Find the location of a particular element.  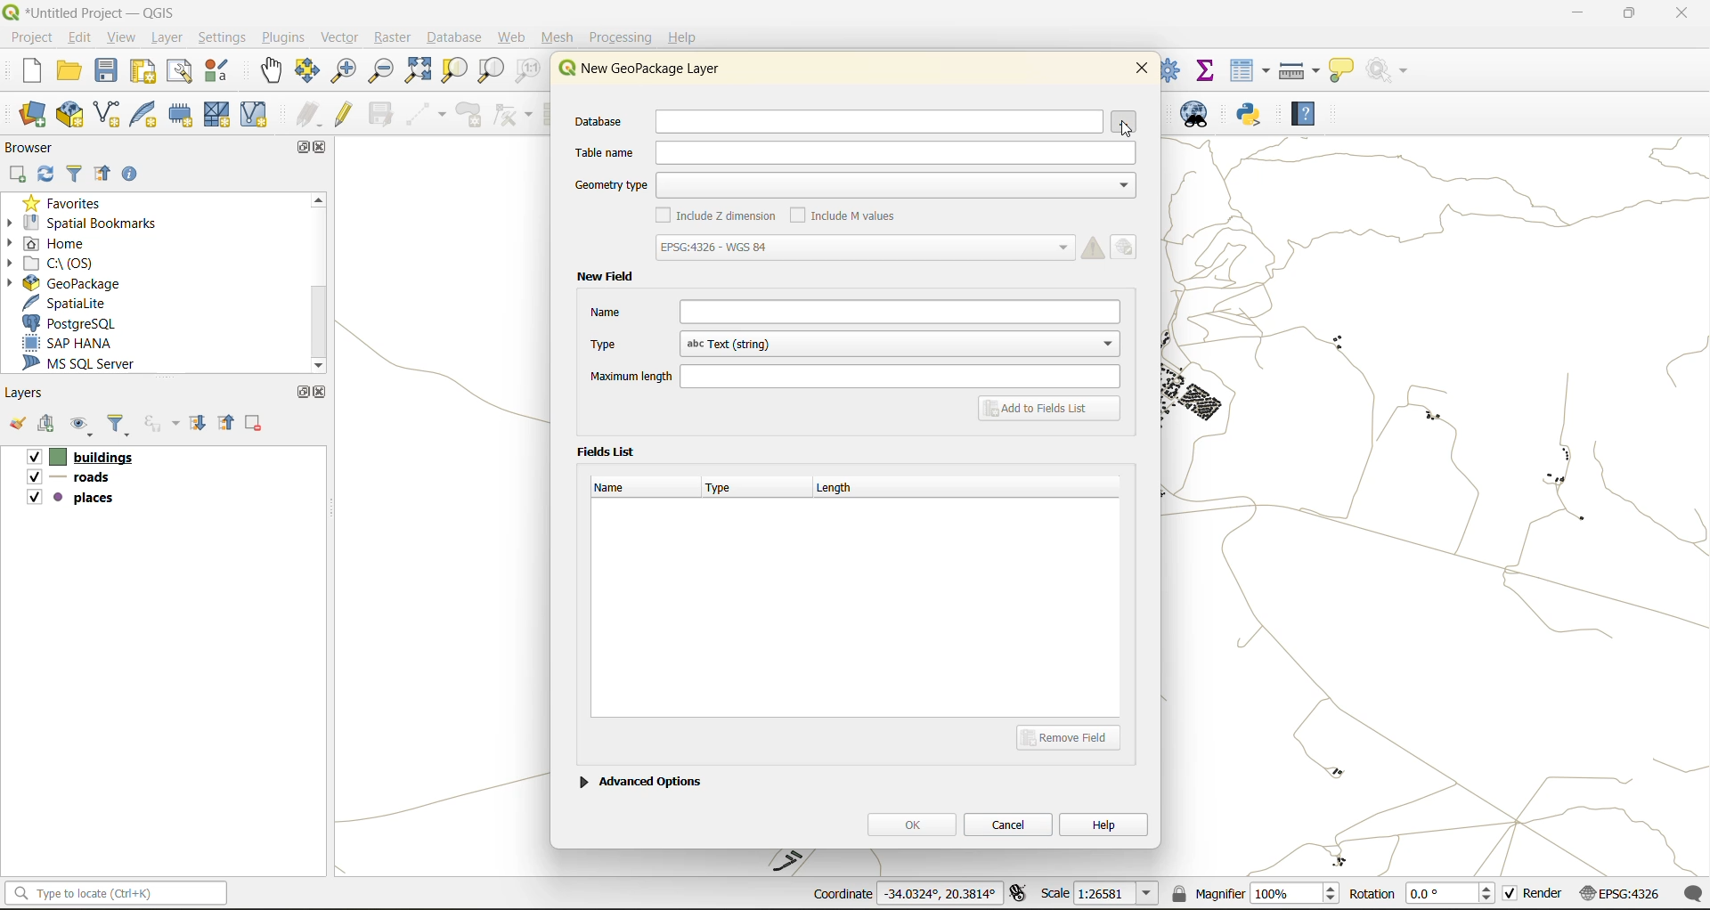

database is located at coordinates (459, 39).